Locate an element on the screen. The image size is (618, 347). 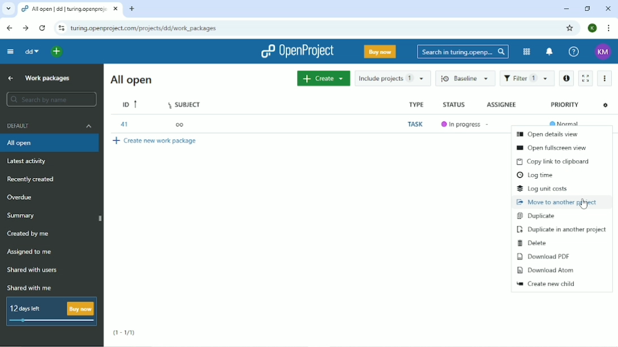
In progress is located at coordinates (460, 125).